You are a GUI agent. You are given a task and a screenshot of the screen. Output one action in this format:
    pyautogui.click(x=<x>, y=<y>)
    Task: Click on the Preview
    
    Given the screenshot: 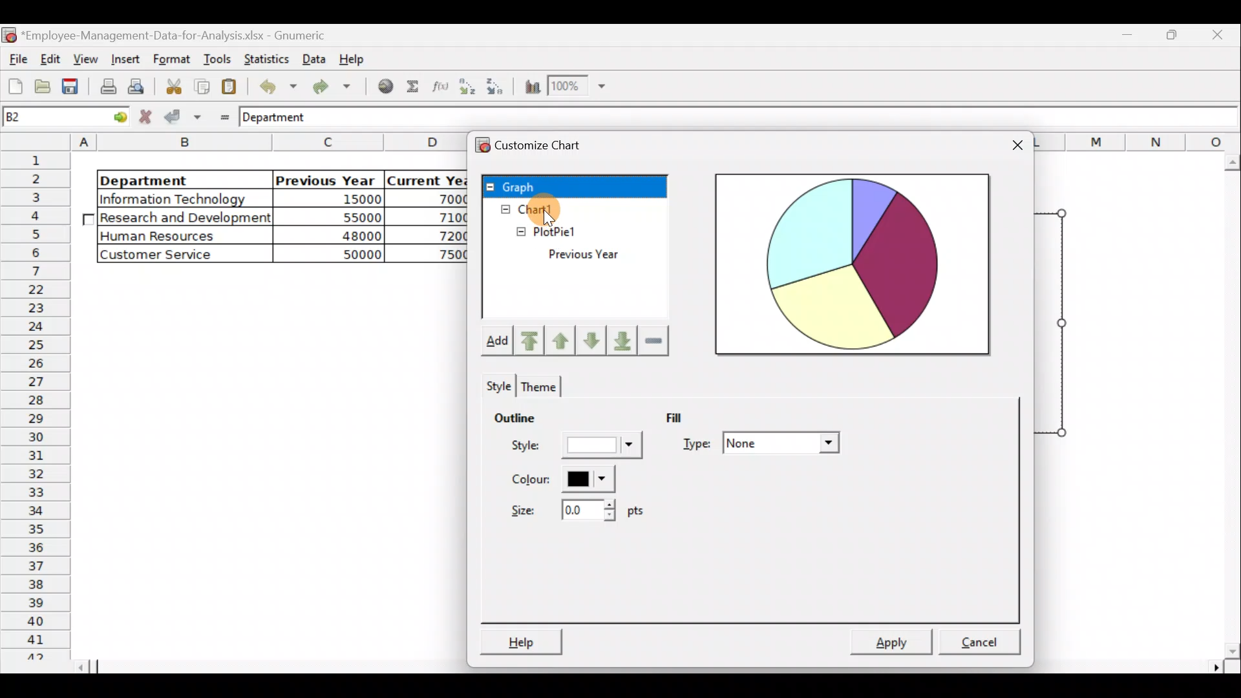 What is the action you would take?
    pyautogui.click(x=854, y=263)
    